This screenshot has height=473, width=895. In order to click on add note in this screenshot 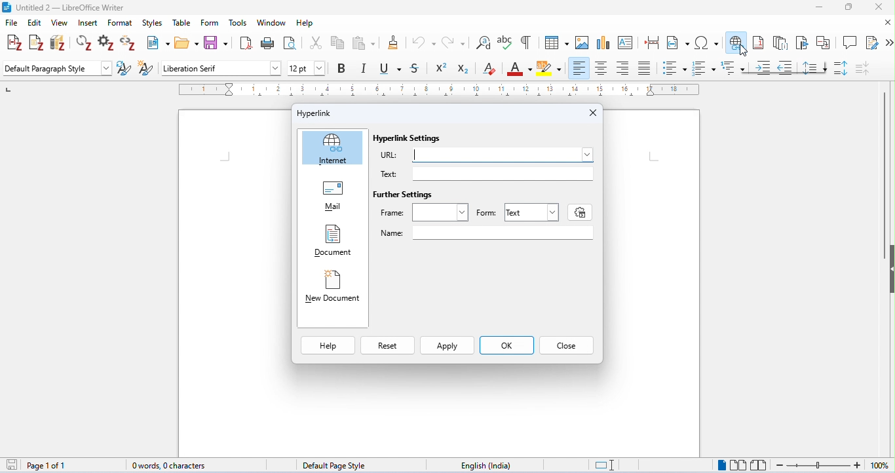, I will do `click(37, 43)`.